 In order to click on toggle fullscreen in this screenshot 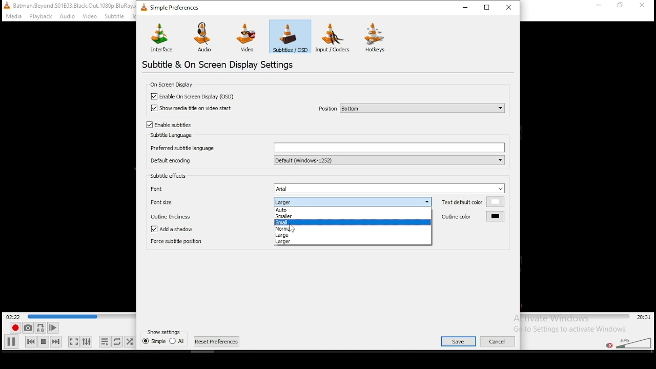, I will do `click(73, 341)`.